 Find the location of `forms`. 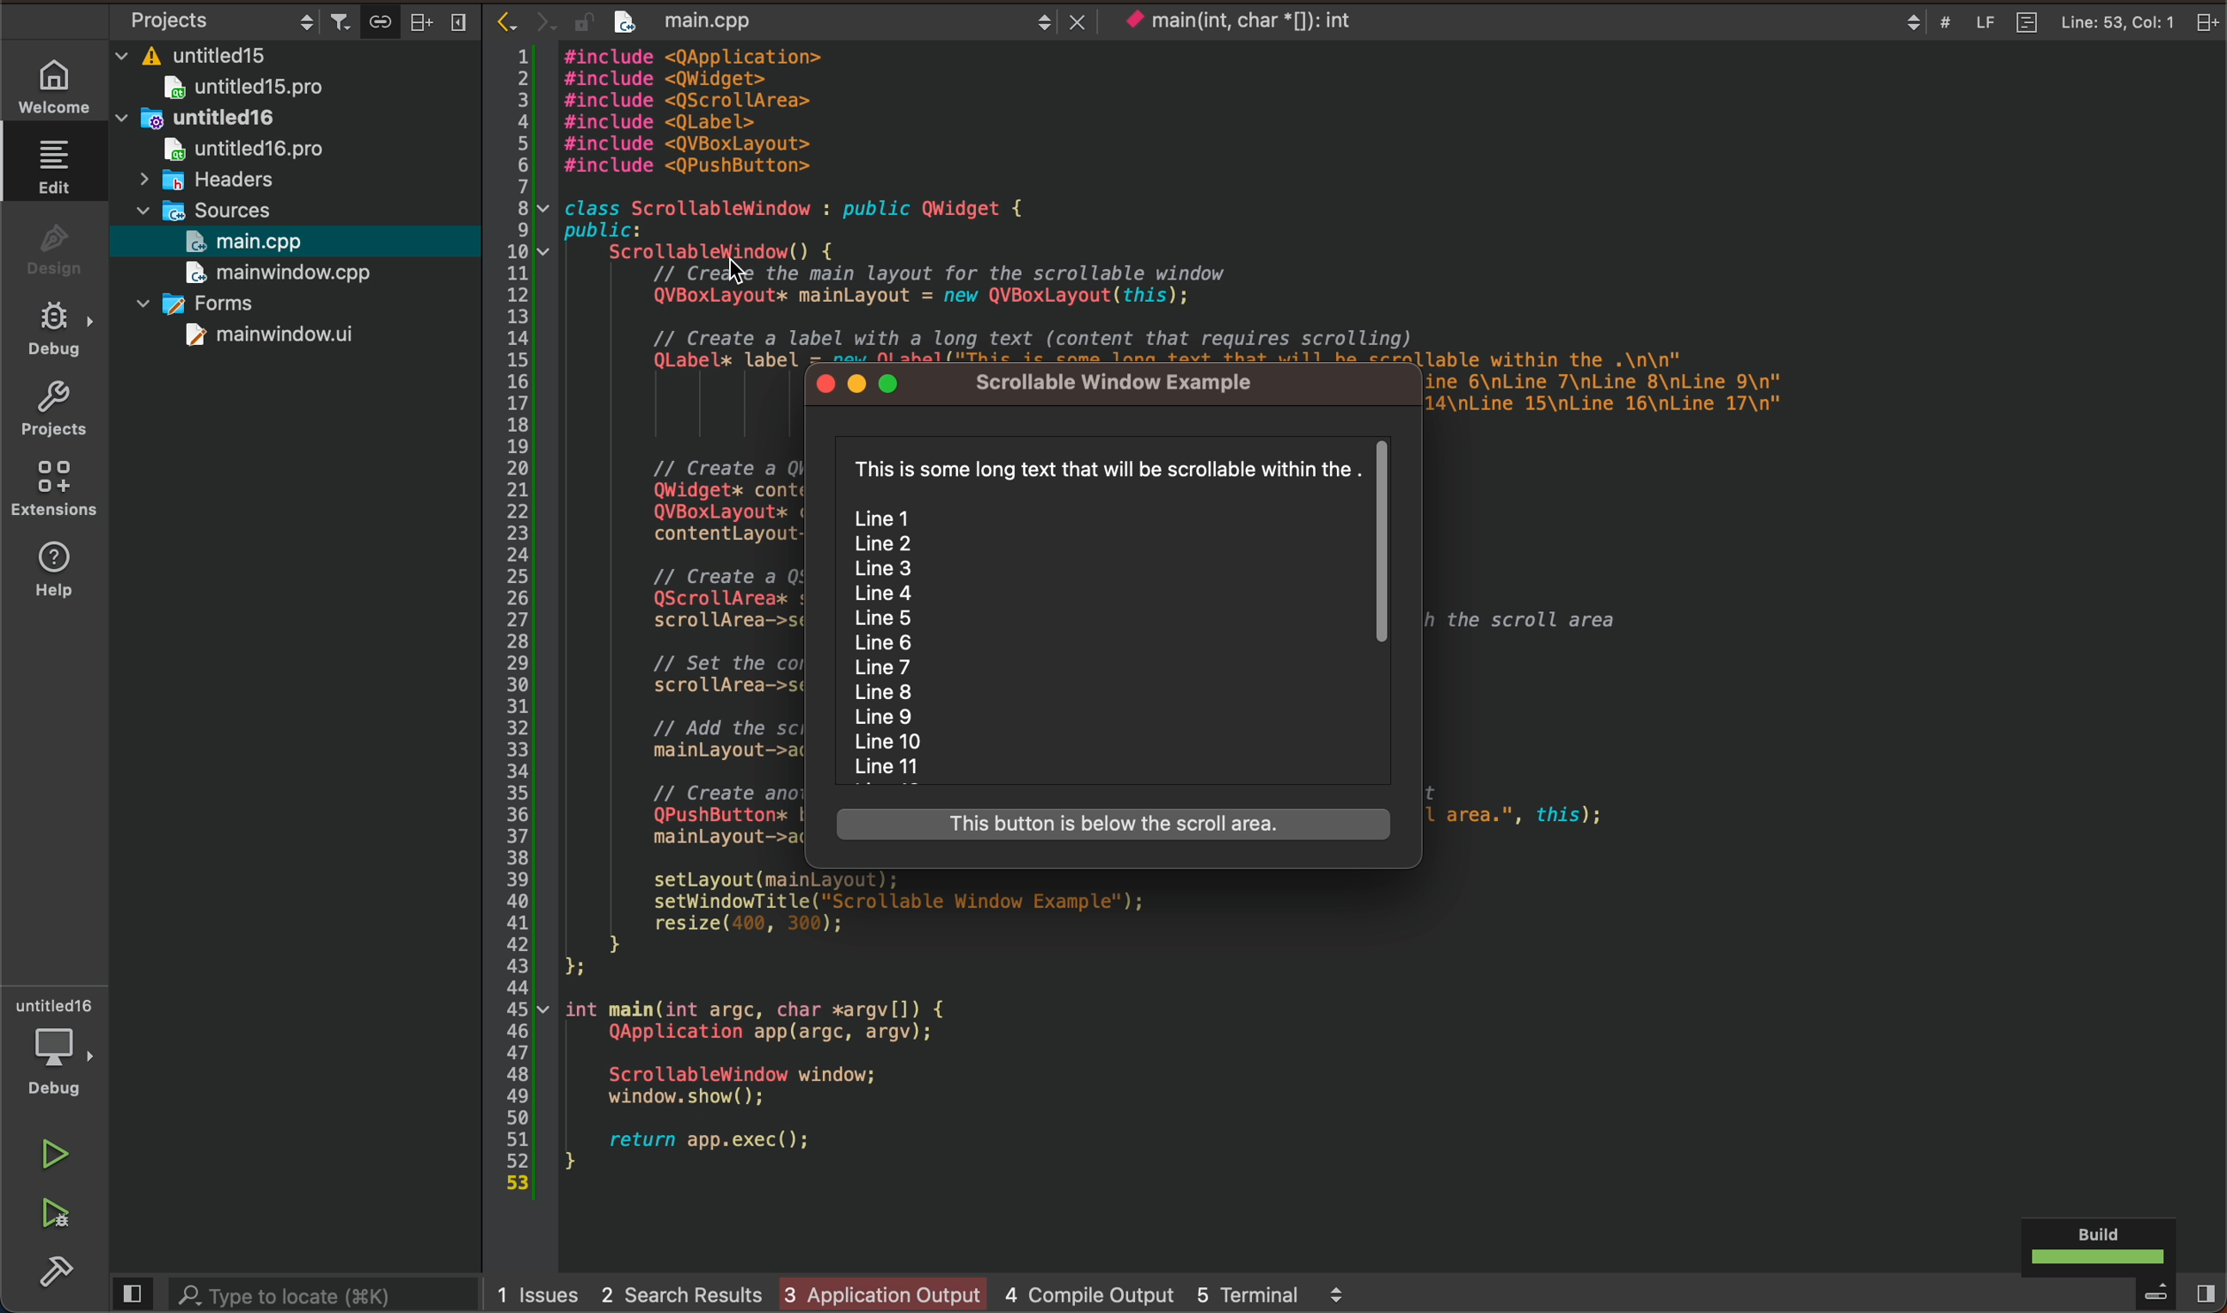

forms is located at coordinates (225, 306).